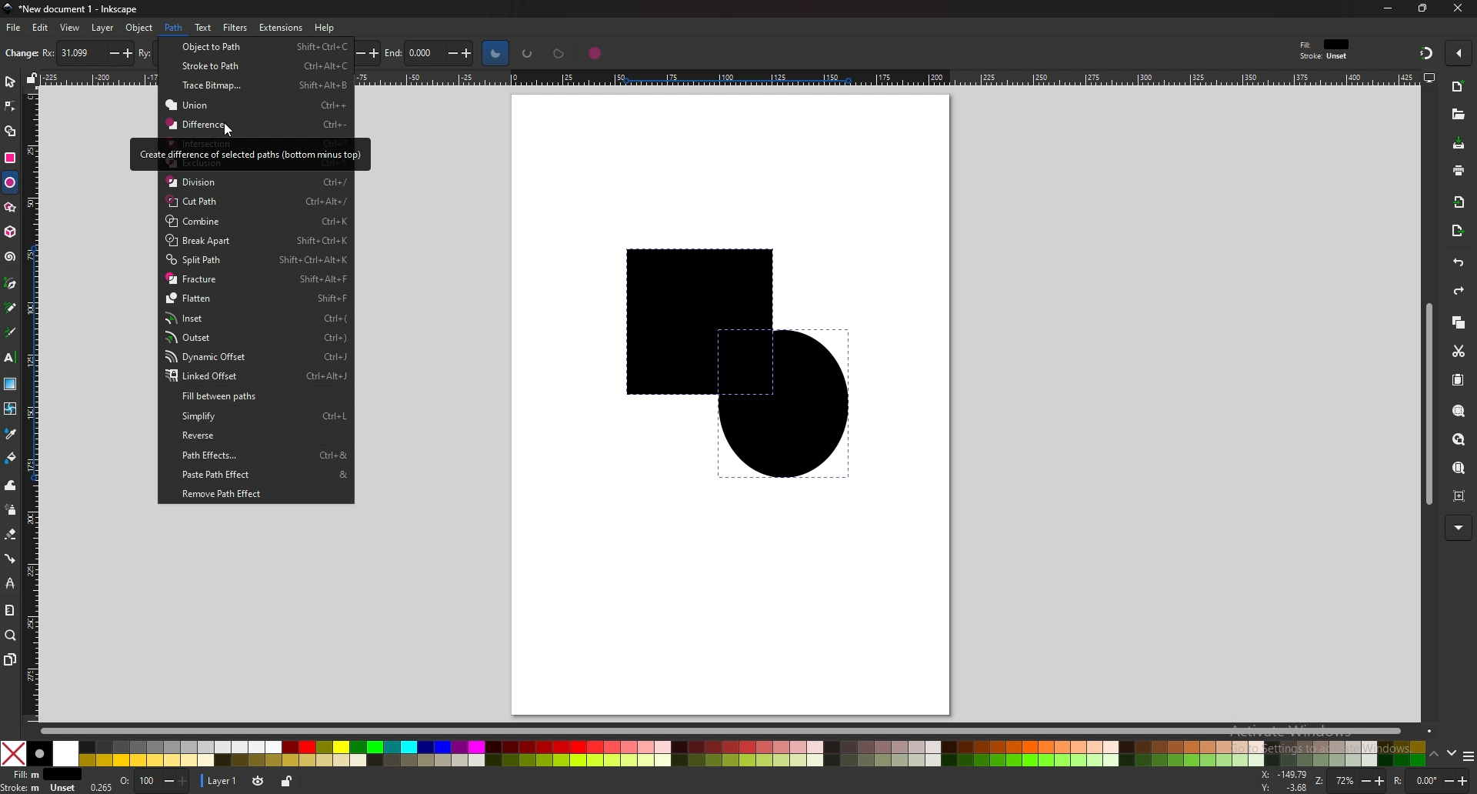 Image resolution: width=1477 pixels, height=794 pixels. Describe the element at coordinates (1430, 781) in the screenshot. I see `rotate` at that location.